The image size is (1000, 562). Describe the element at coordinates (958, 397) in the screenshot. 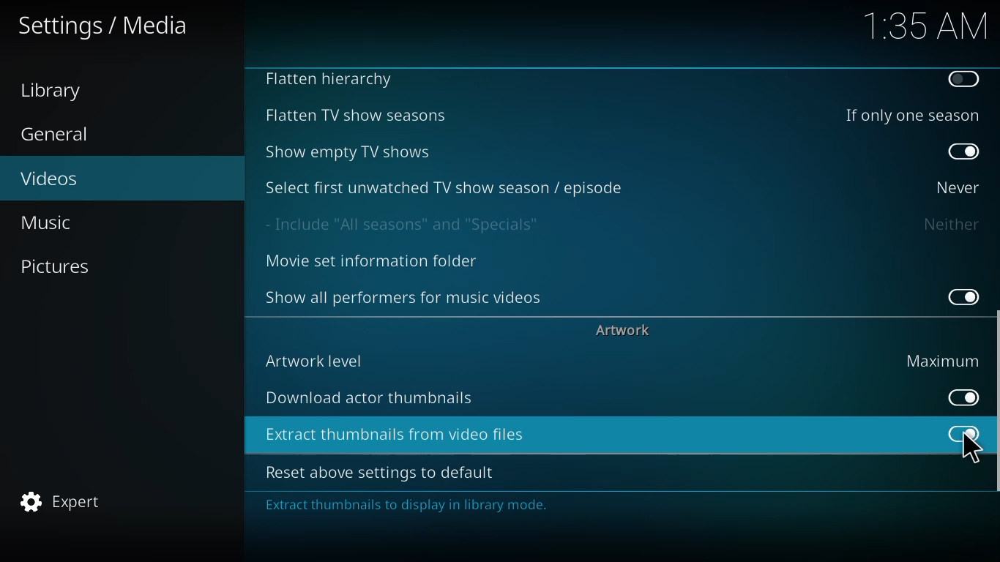

I see `enabled` at that location.